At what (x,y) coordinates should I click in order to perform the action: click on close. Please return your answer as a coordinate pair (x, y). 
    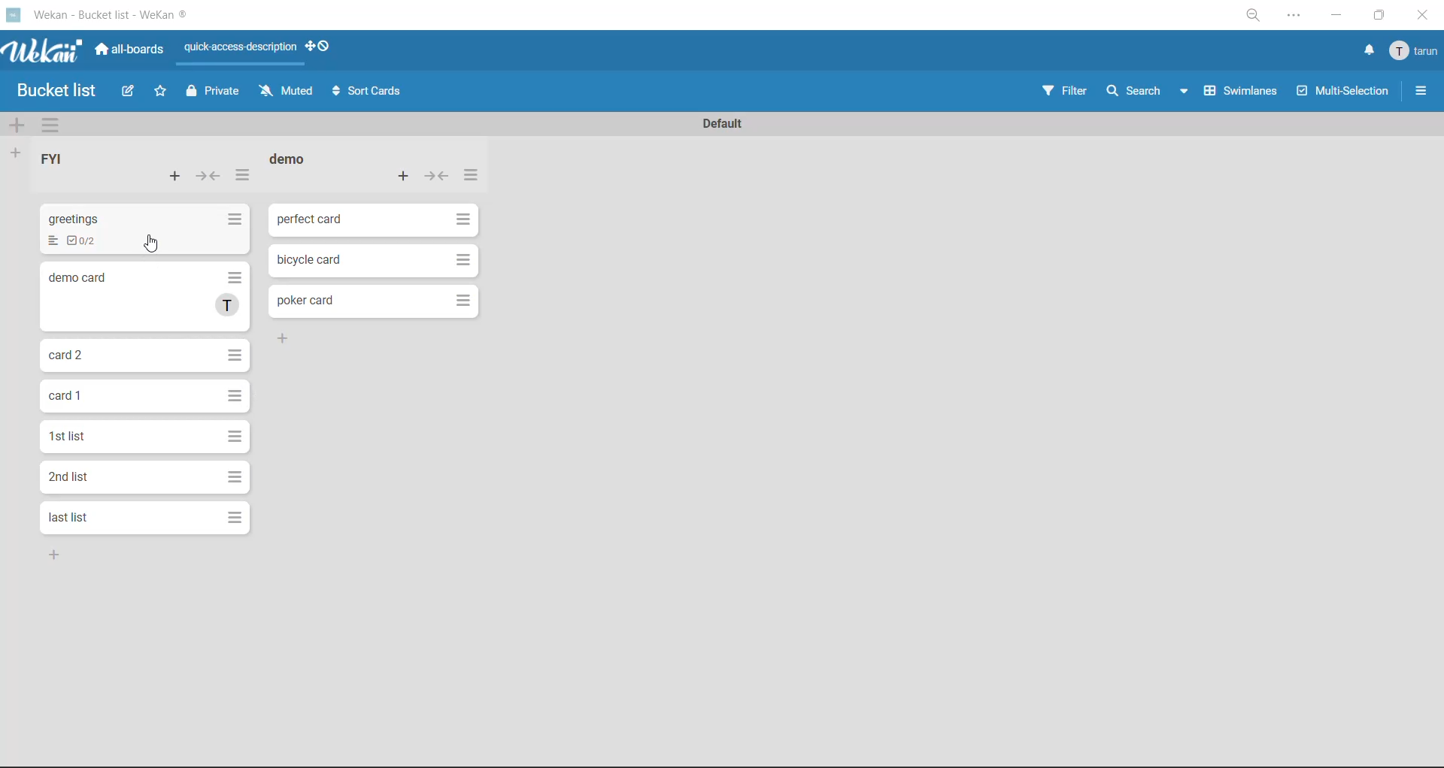
    Looking at the image, I should click on (1424, 15).